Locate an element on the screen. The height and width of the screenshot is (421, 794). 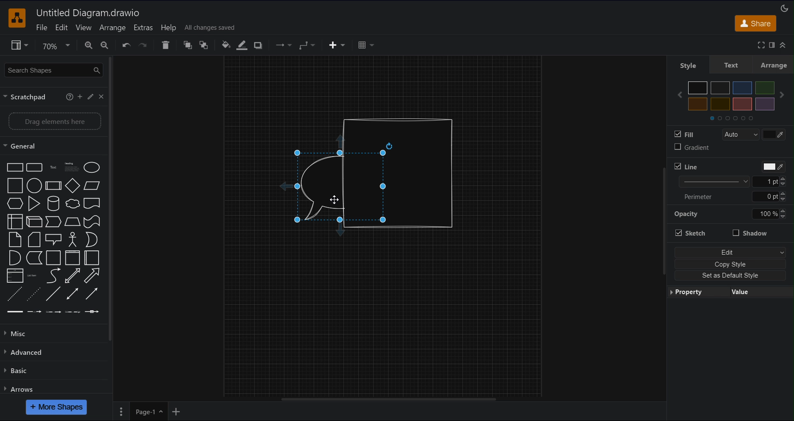
Misc  is located at coordinates (52, 334).